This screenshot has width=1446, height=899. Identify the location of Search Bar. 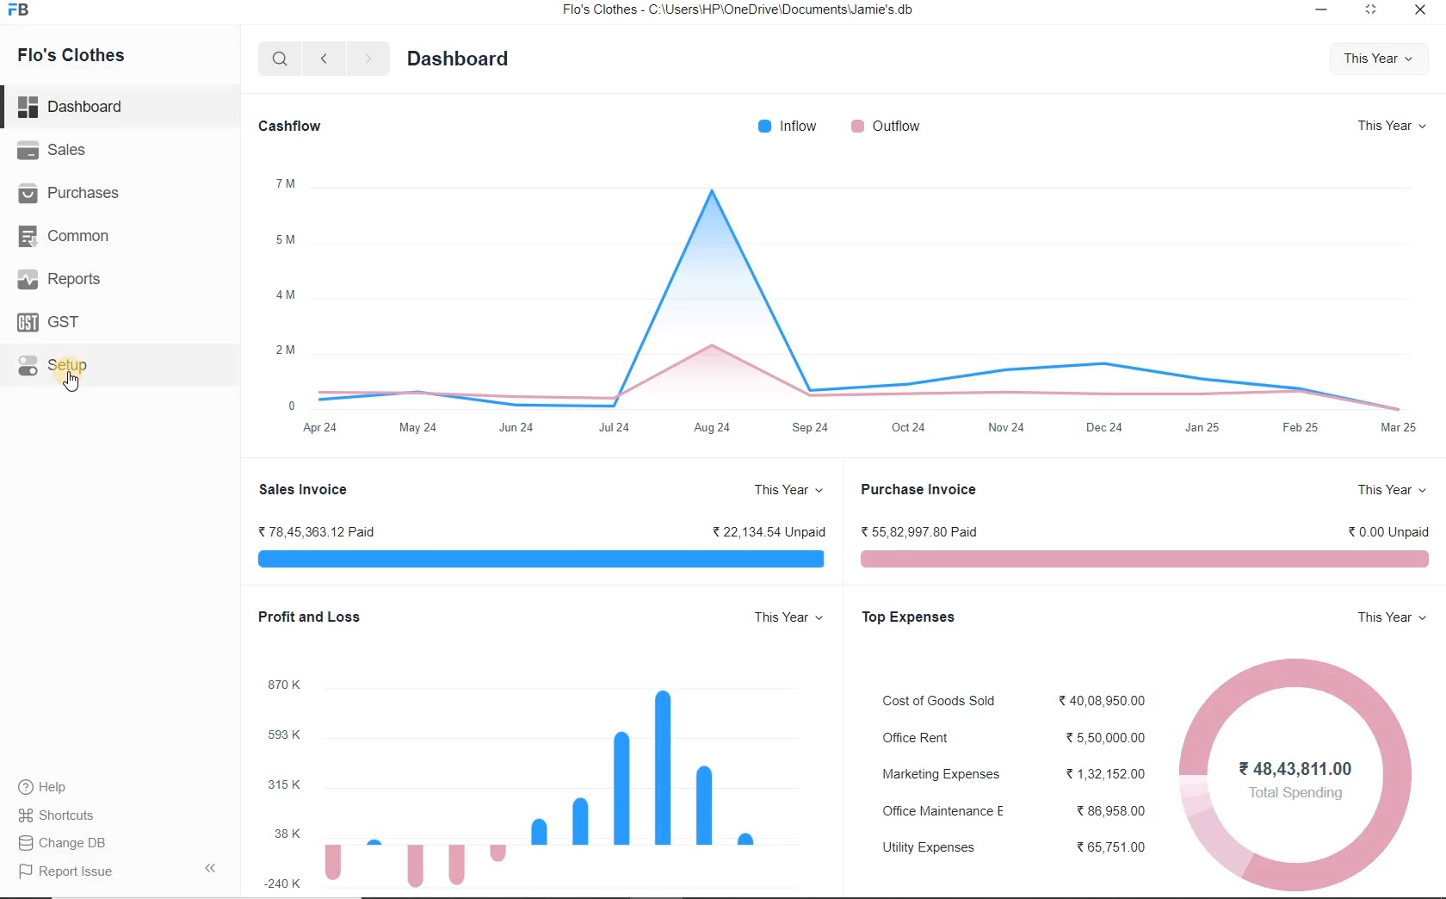
(281, 58).